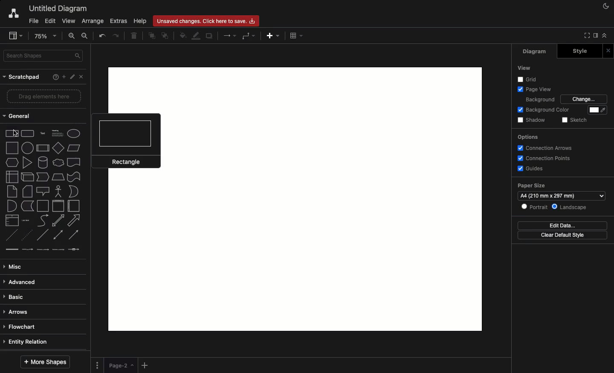 Image resolution: width=614 pixels, height=373 pixels. What do you see at coordinates (74, 133) in the screenshot?
I see `Eclipse` at bounding box center [74, 133].